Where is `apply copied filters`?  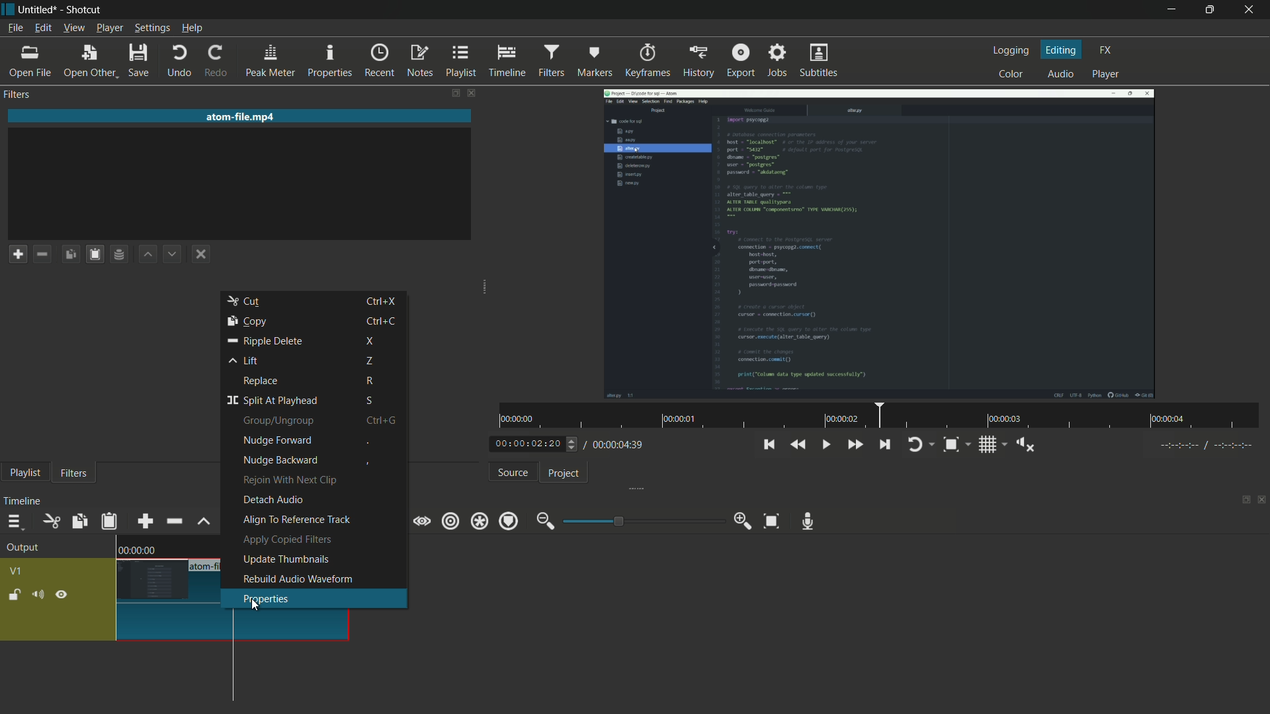
apply copied filters is located at coordinates (288, 539).